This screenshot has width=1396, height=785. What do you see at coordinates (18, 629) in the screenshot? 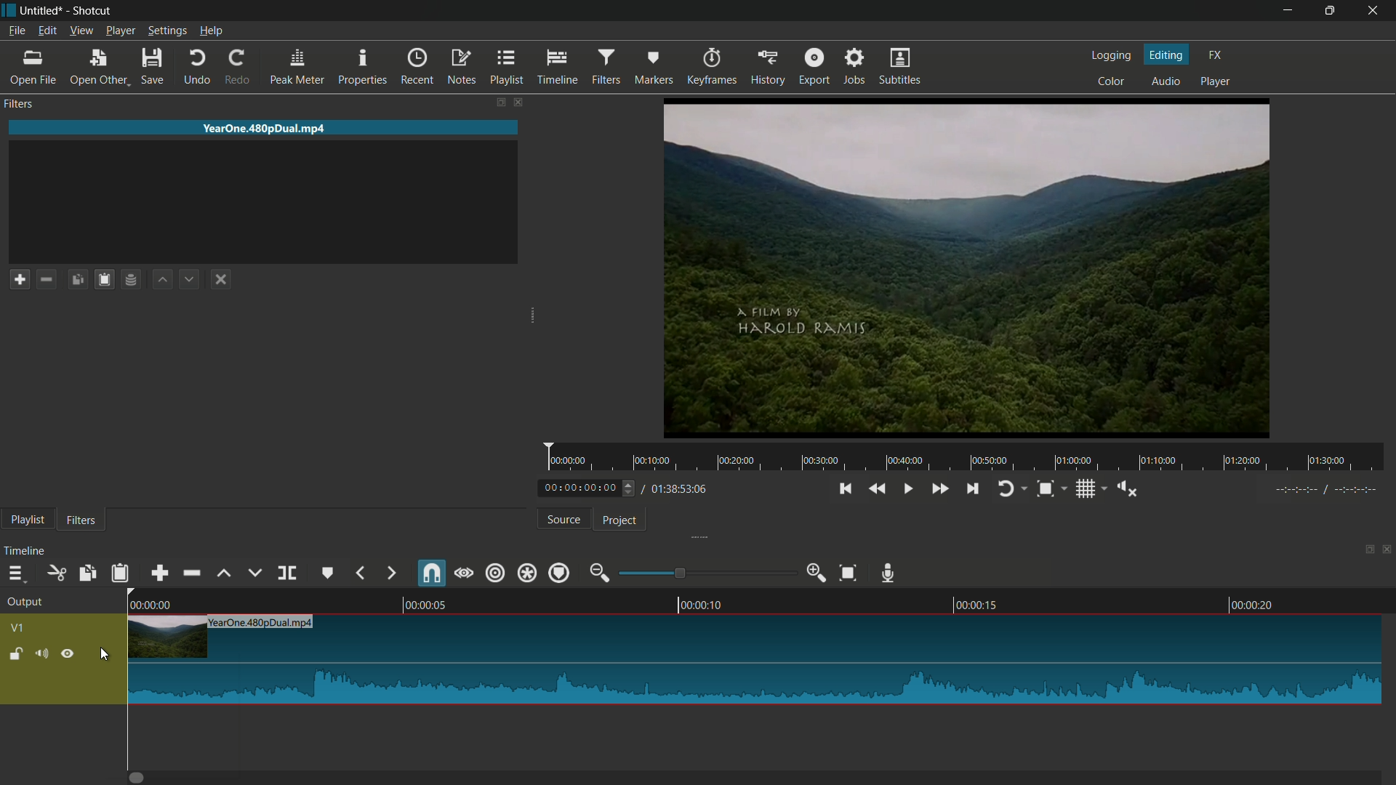
I see `v1` at bounding box center [18, 629].